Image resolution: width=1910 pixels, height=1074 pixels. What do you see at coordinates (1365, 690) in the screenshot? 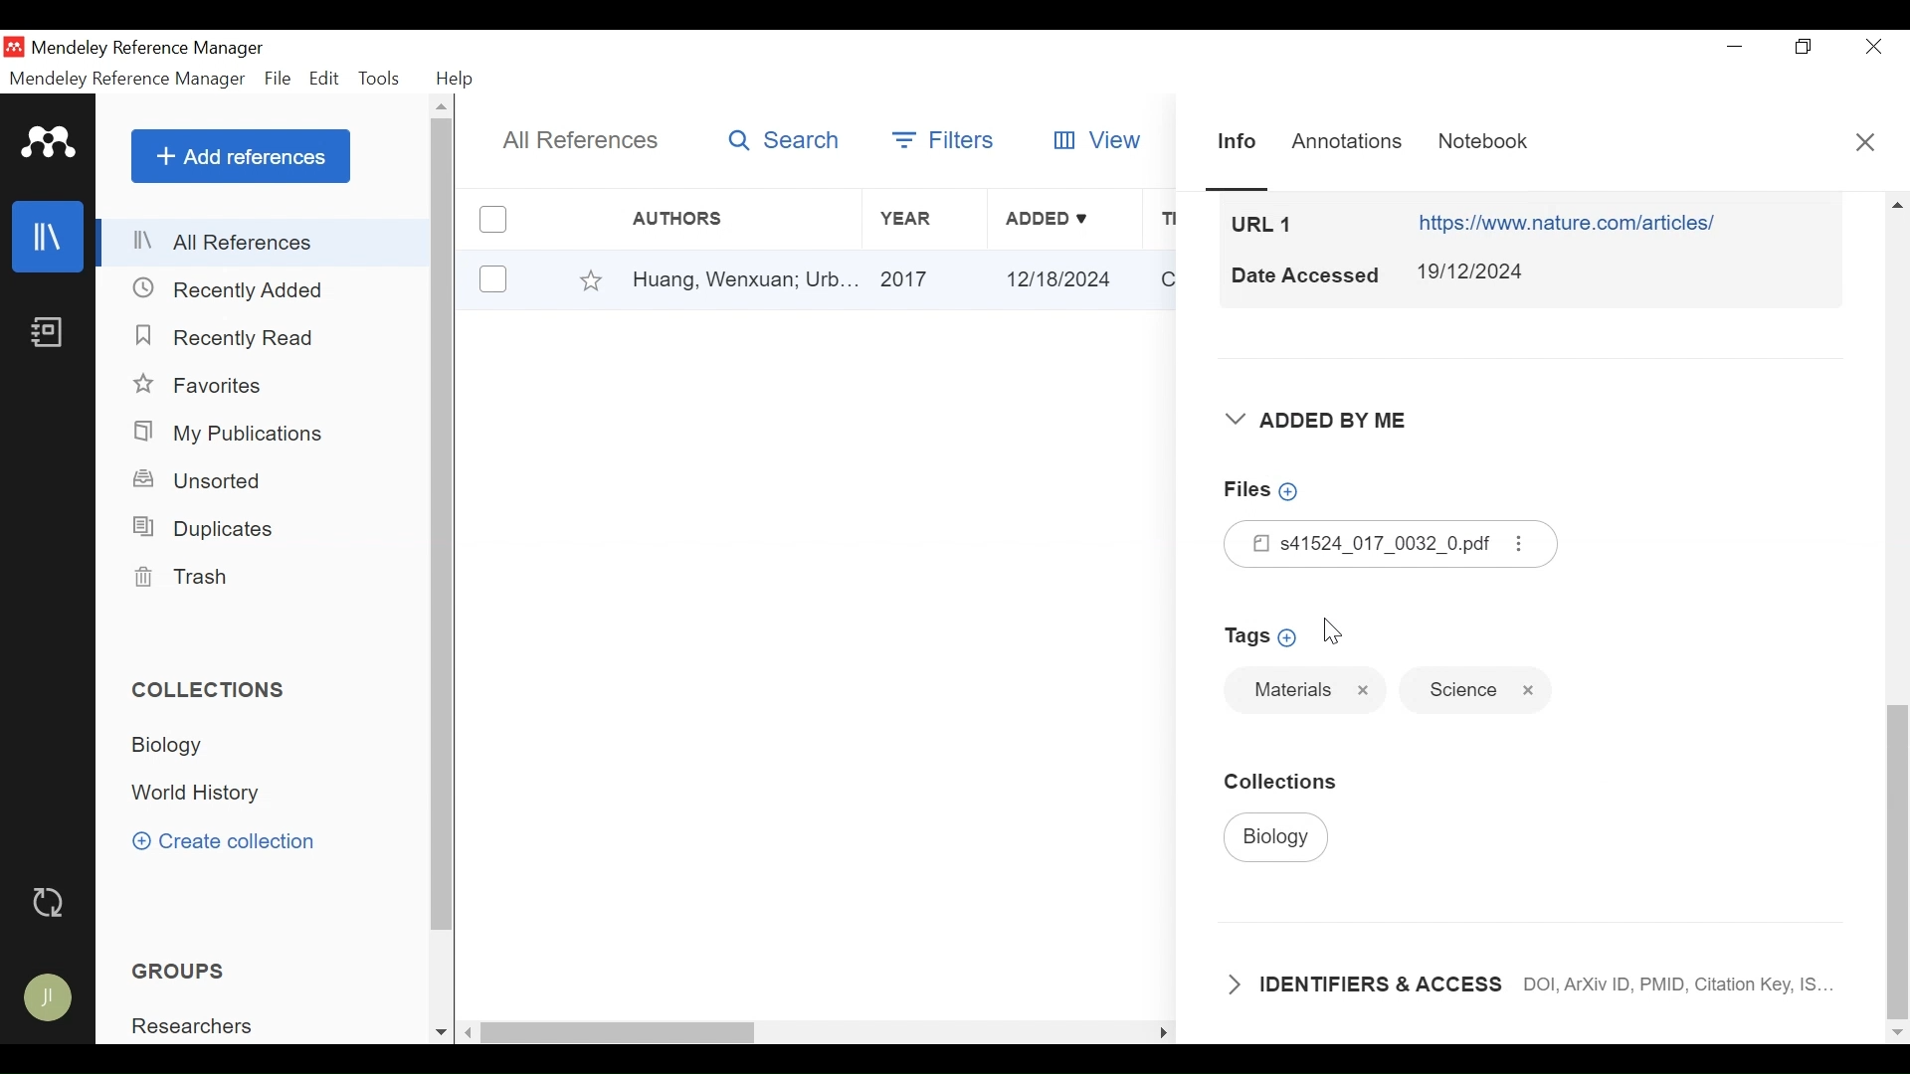
I see `close` at bounding box center [1365, 690].